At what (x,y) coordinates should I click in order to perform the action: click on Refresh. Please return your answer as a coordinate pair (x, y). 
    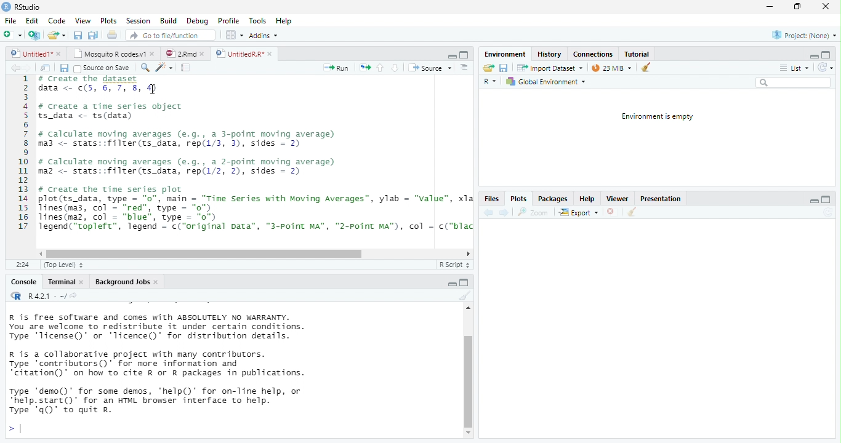
    Looking at the image, I should click on (828, 212).